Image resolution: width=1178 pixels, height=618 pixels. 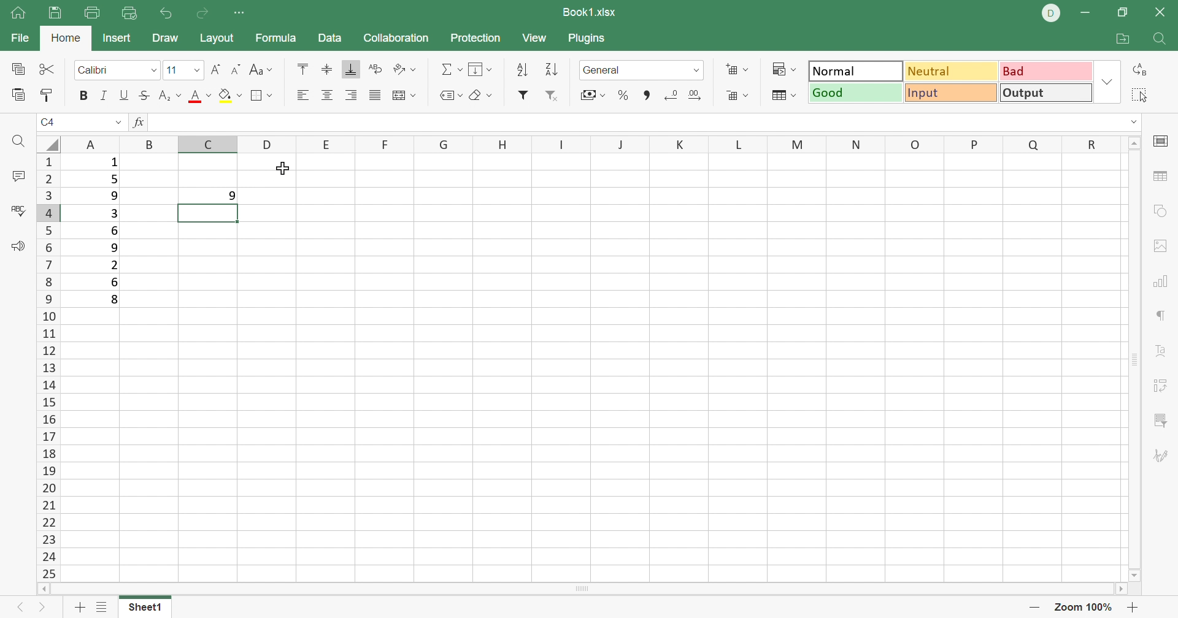 What do you see at coordinates (672, 96) in the screenshot?
I see `Decrease decimal` at bounding box center [672, 96].